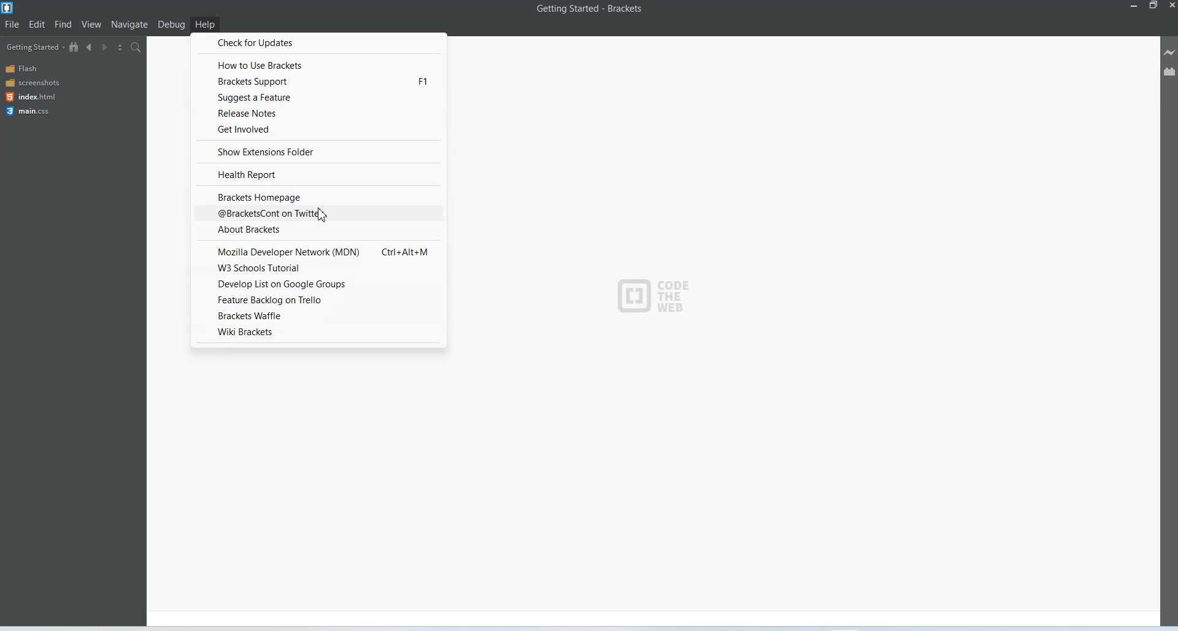 The height and width of the screenshot is (631, 1178). Describe the element at coordinates (34, 47) in the screenshot. I see `Getting Started` at that location.